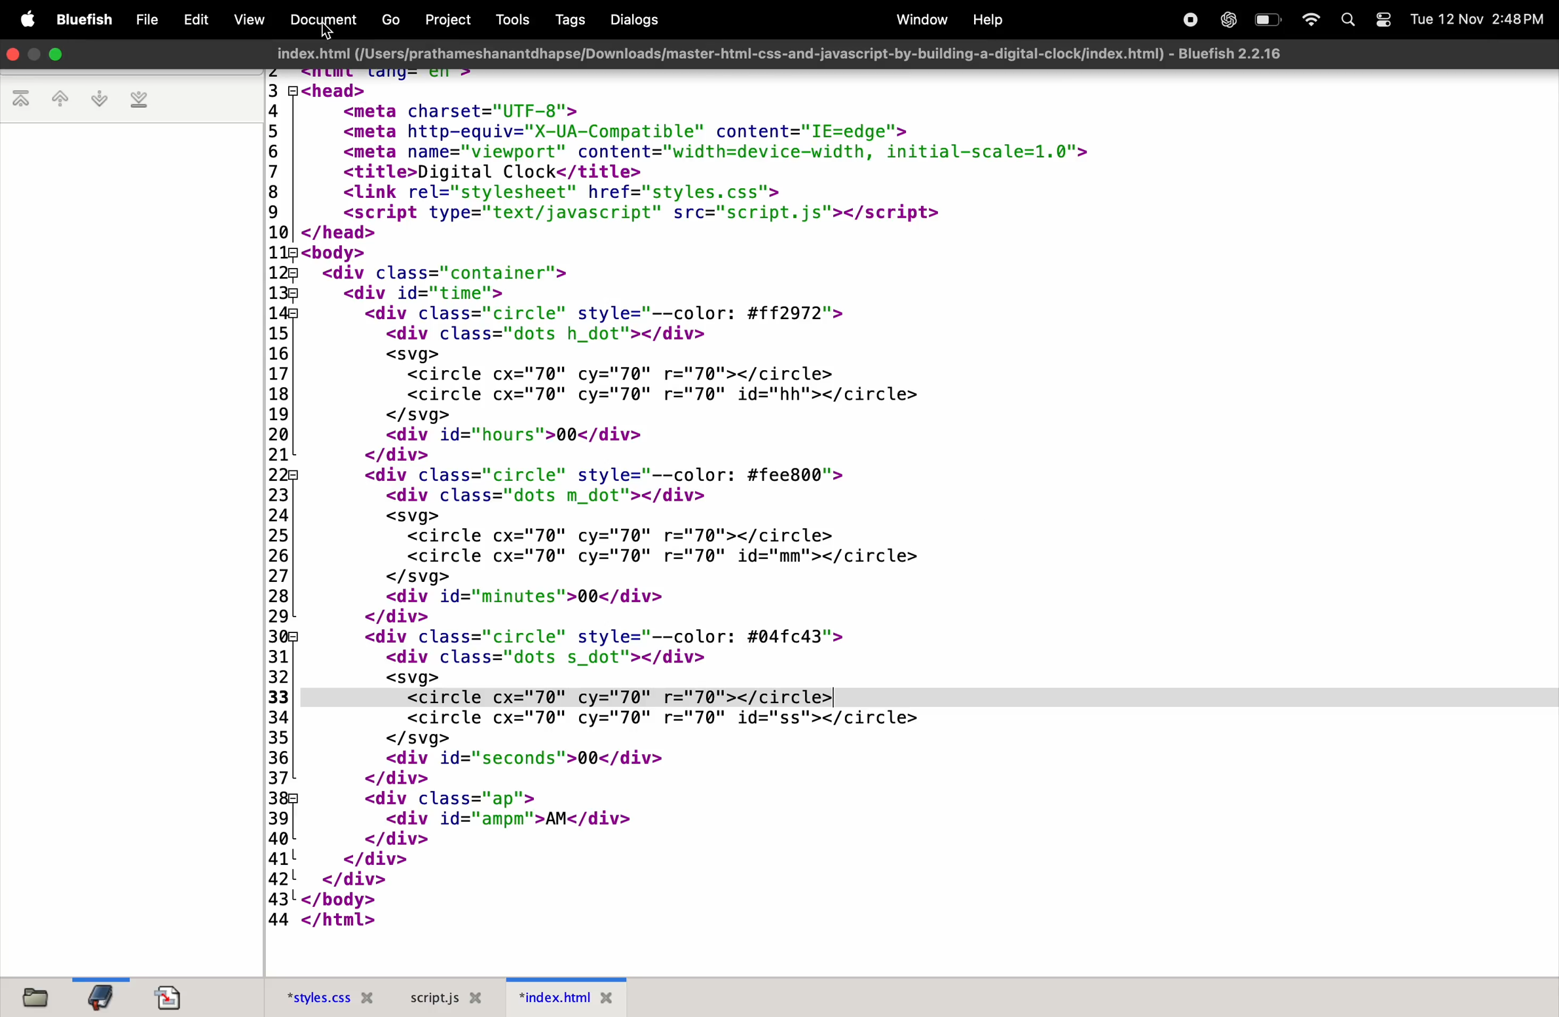 This screenshot has height=1017, width=1559. I want to click on document, so click(319, 21).